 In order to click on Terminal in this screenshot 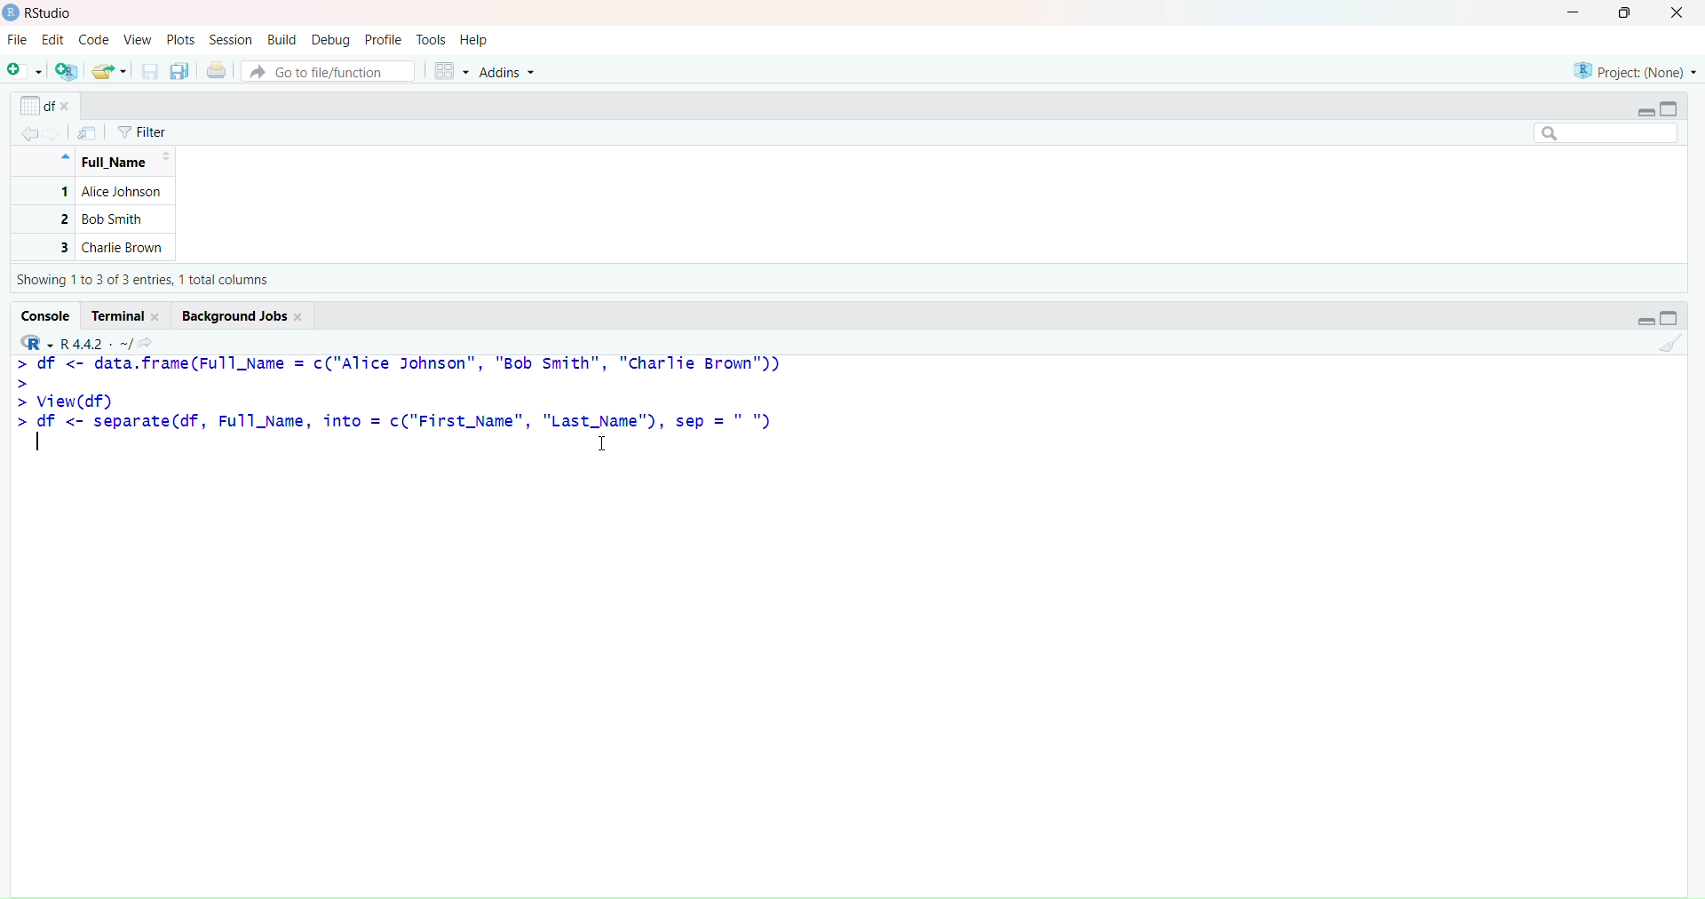, I will do `click(131, 313)`.